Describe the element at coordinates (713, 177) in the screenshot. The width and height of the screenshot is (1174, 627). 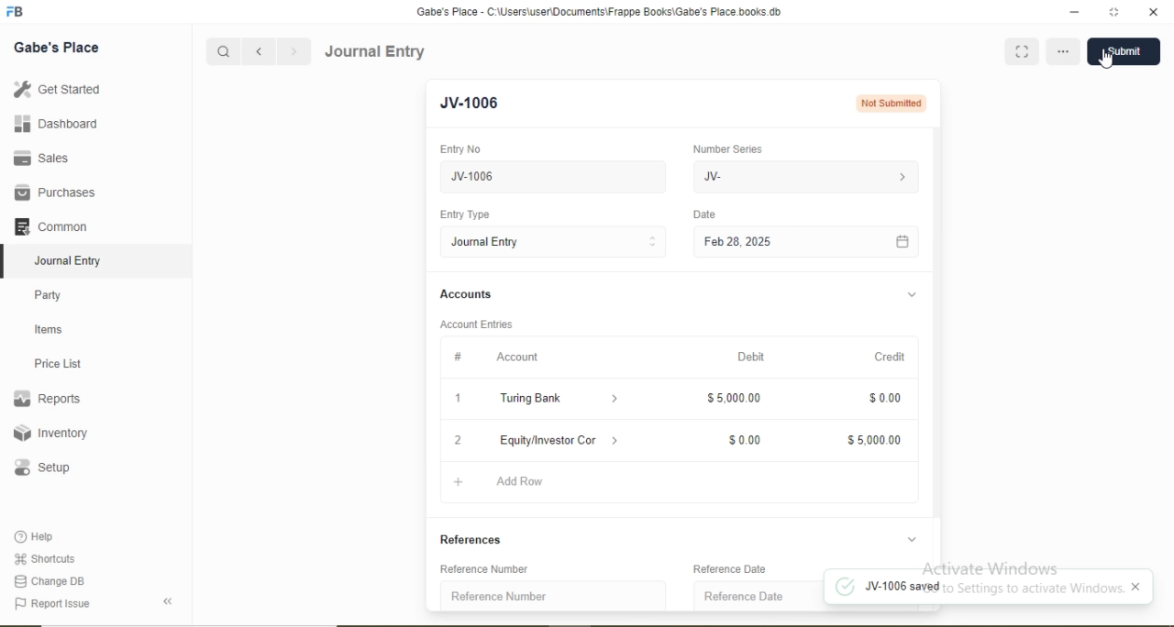
I see `JV-` at that location.